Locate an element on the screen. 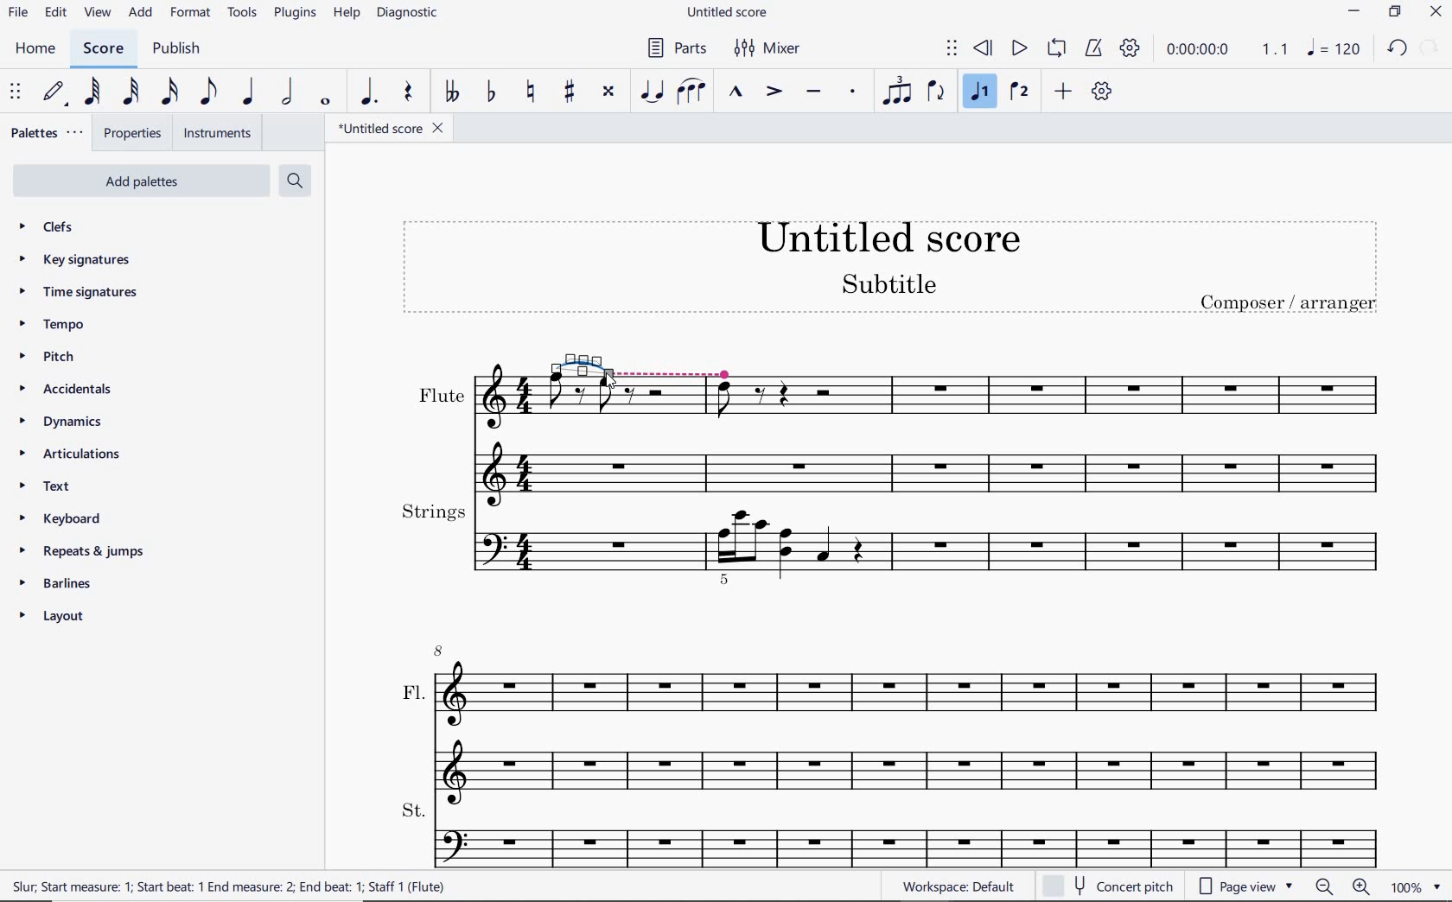 The height and width of the screenshot is (902, 1452). minimize is located at coordinates (1355, 14).